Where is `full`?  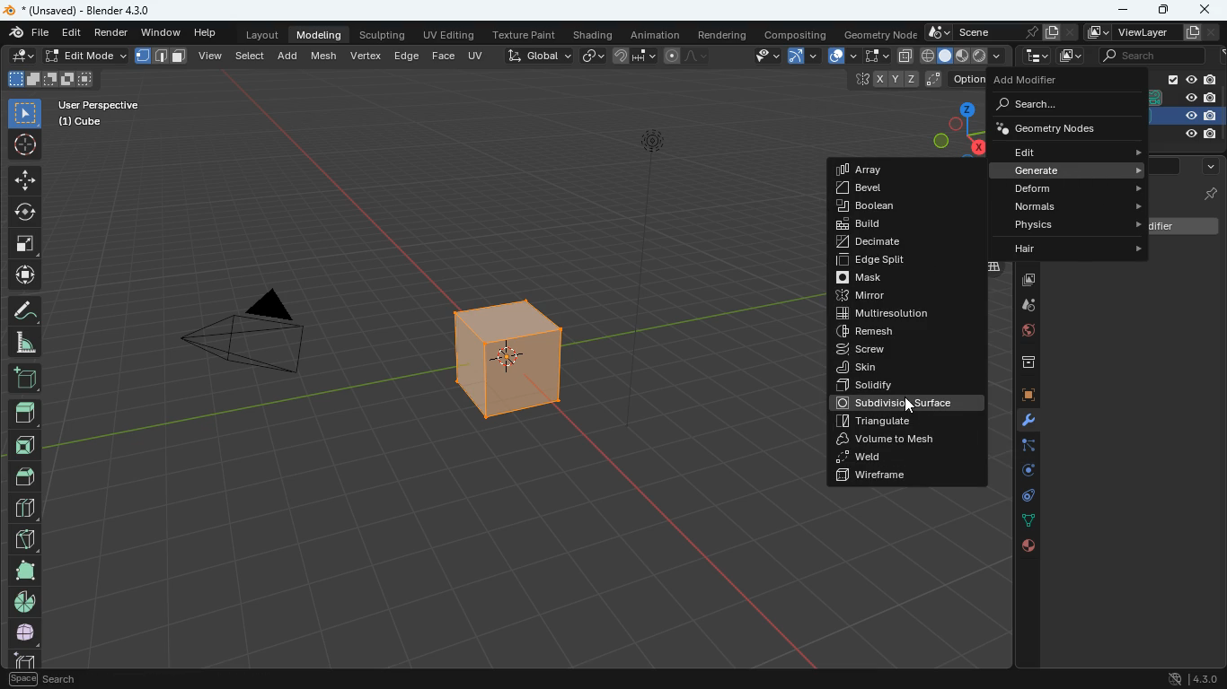 full is located at coordinates (23, 571).